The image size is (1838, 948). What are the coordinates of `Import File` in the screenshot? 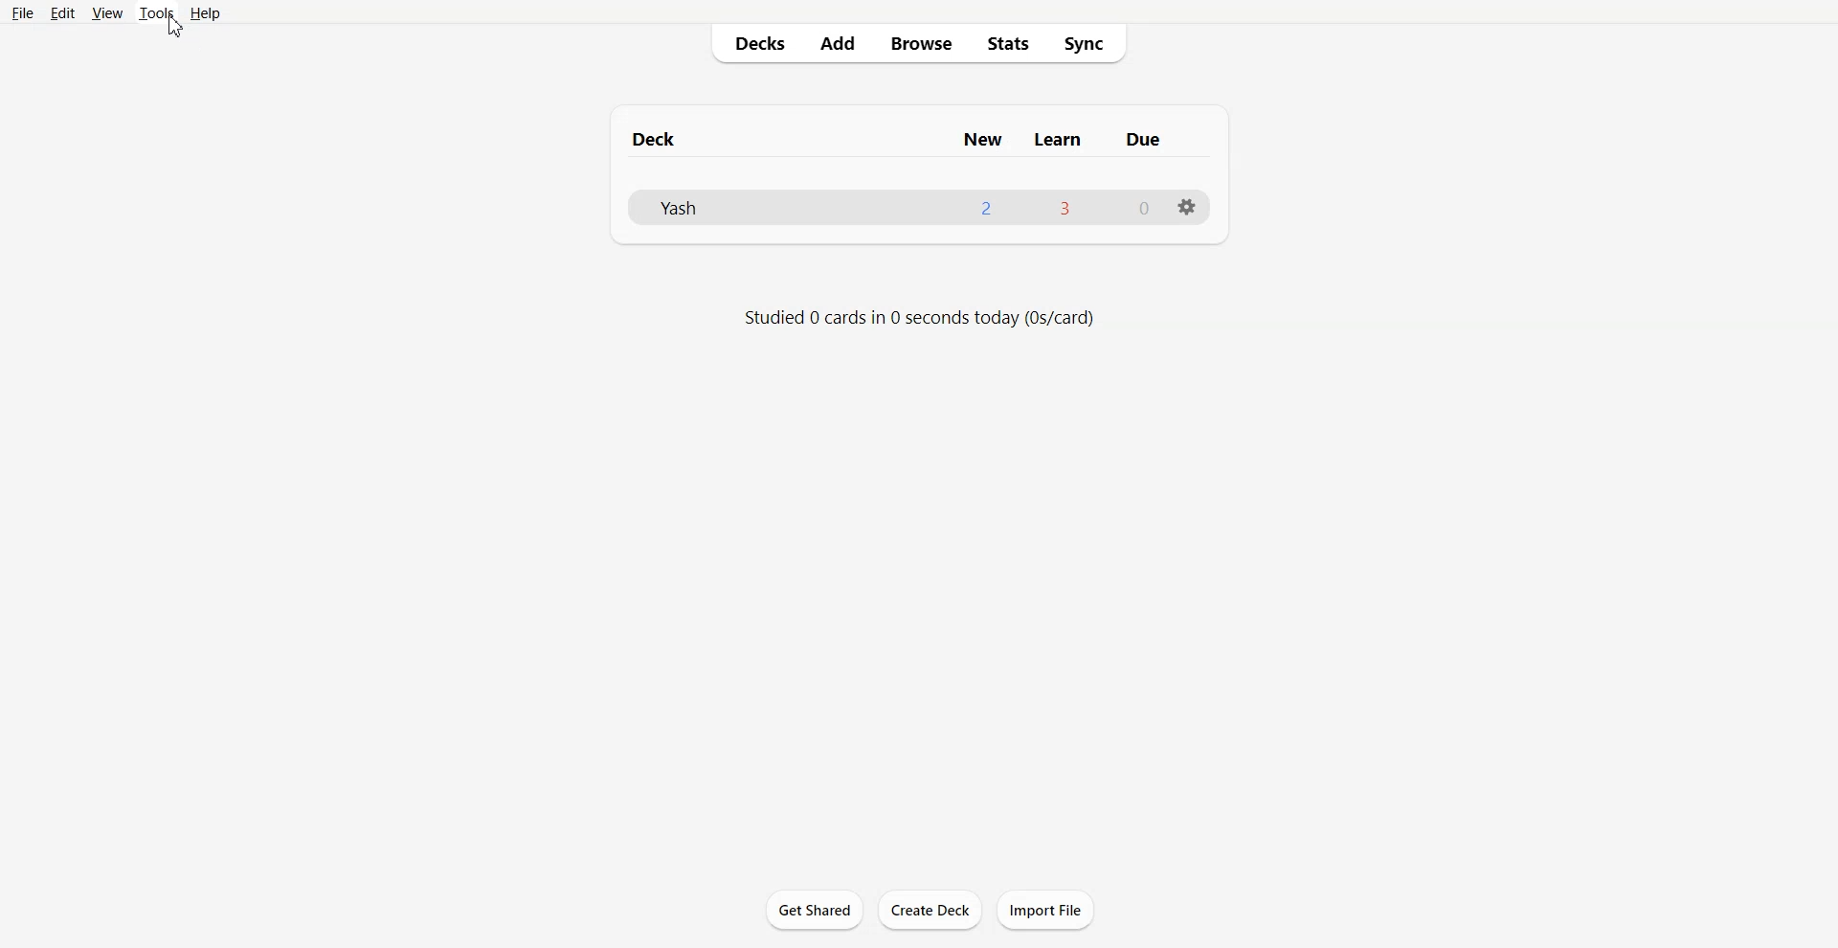 It's located at (1046, 910).